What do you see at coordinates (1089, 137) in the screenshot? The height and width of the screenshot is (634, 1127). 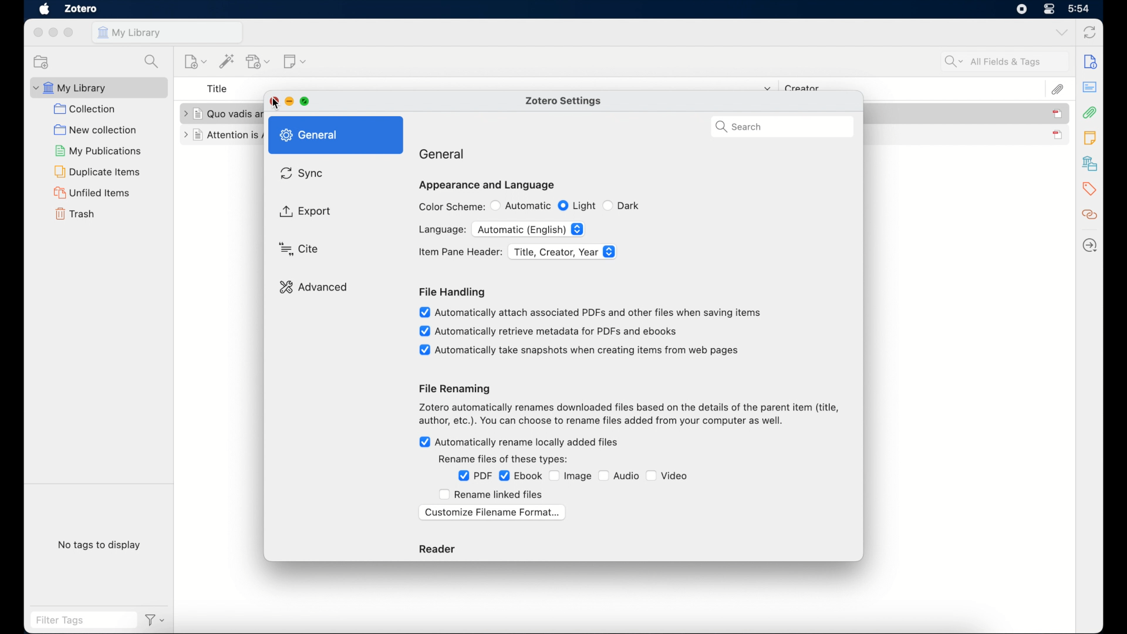 I see `notes ` at bounding box center [1089, 137].